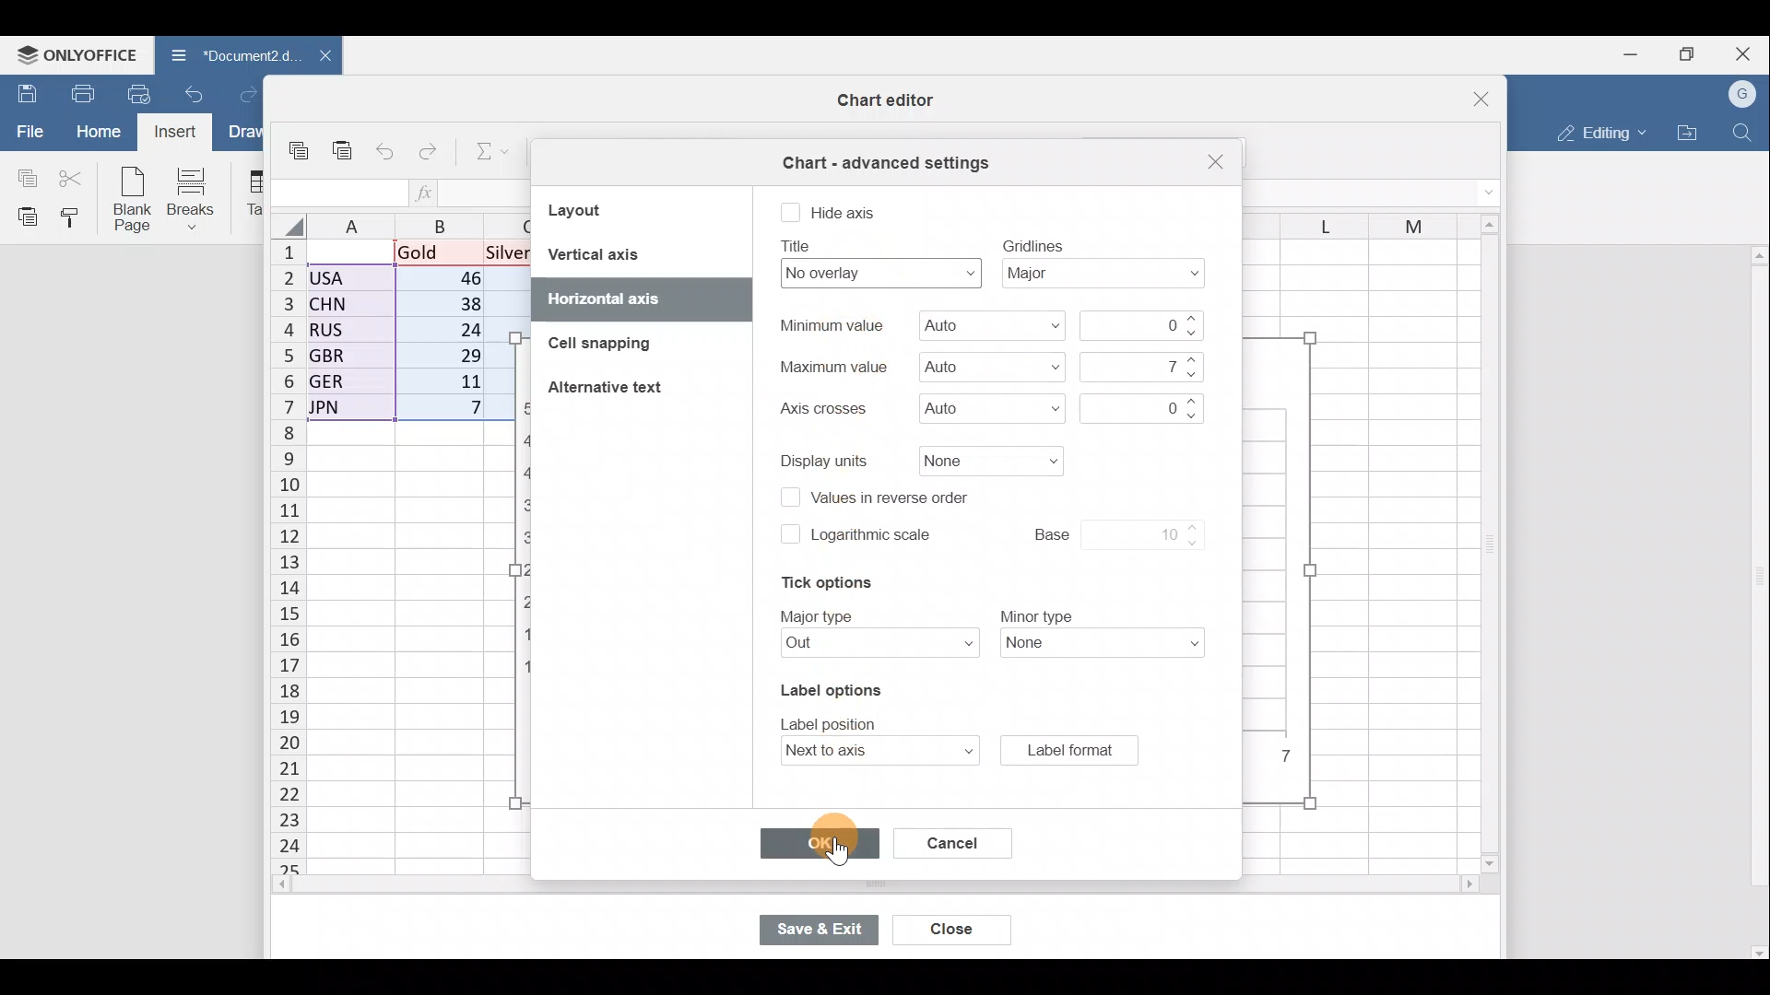 The image size is (1770, 995). What do you see at coordinates (869, 646) in the screenshot?
I see `Major type` at bounding box center [869, 646].